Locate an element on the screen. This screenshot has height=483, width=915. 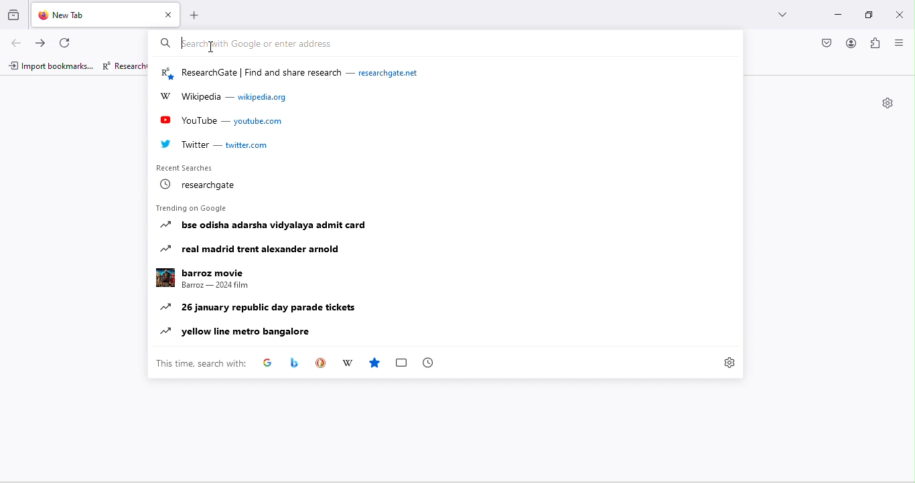
26 january republic day parade tickets is located at coordinates (258, 307).